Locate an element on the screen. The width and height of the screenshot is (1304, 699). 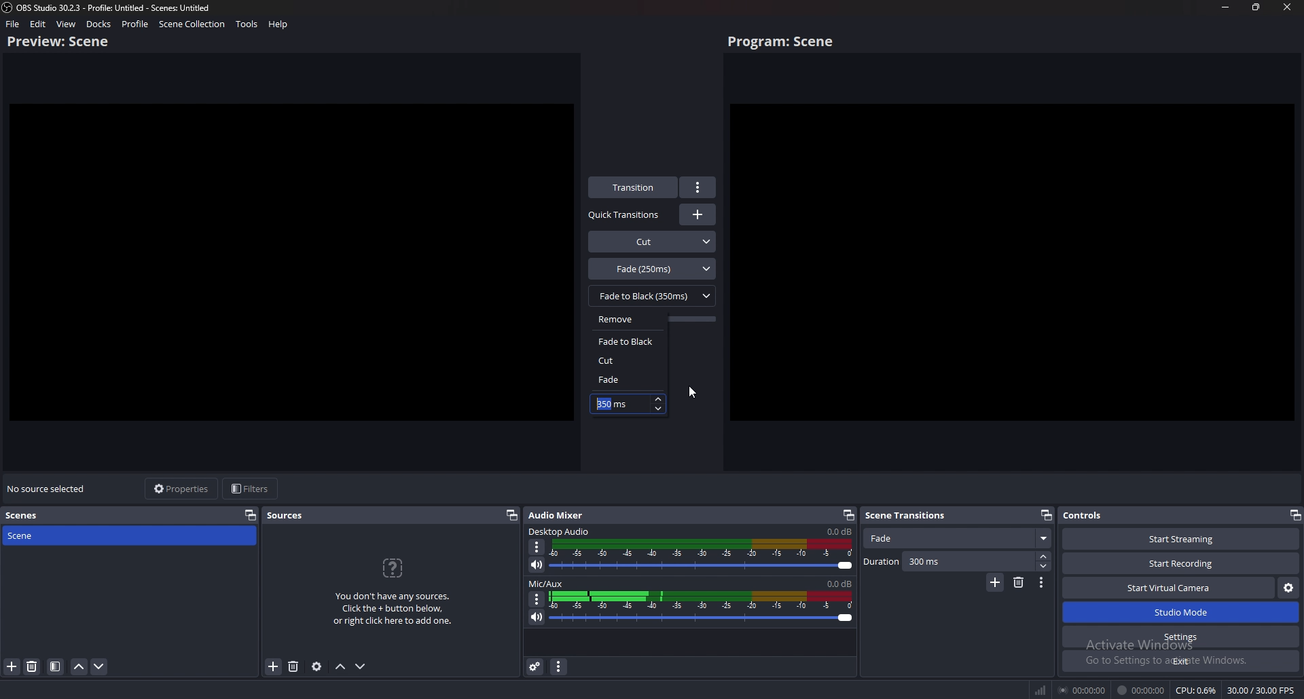
CPU: 0.3% is located at coordinates (1197, 690).